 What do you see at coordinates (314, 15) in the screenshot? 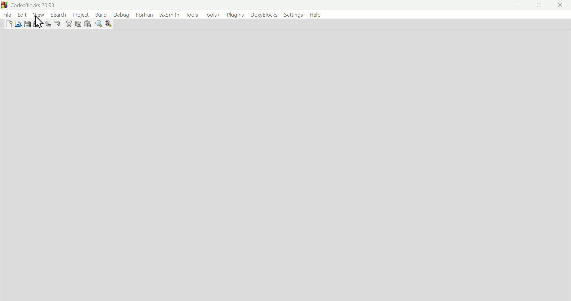
I see `help` at bounding box center [314, 15].